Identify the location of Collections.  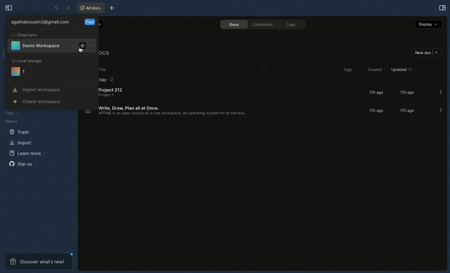
(261, 25).